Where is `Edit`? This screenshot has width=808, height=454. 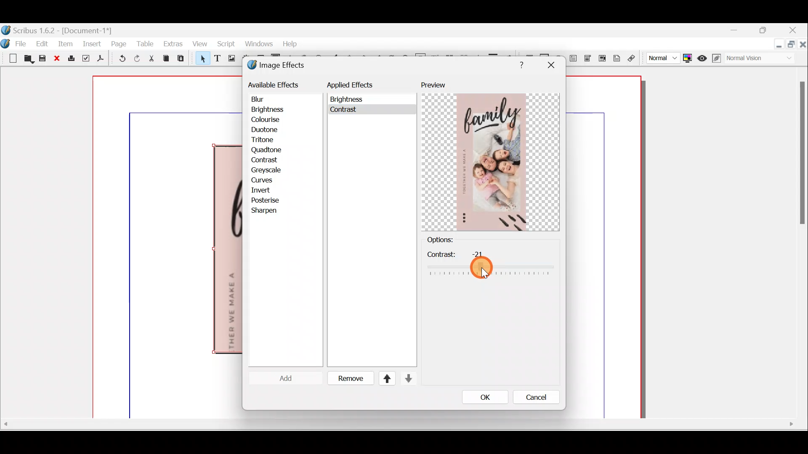 Edit is located at coordinates (43, 43).